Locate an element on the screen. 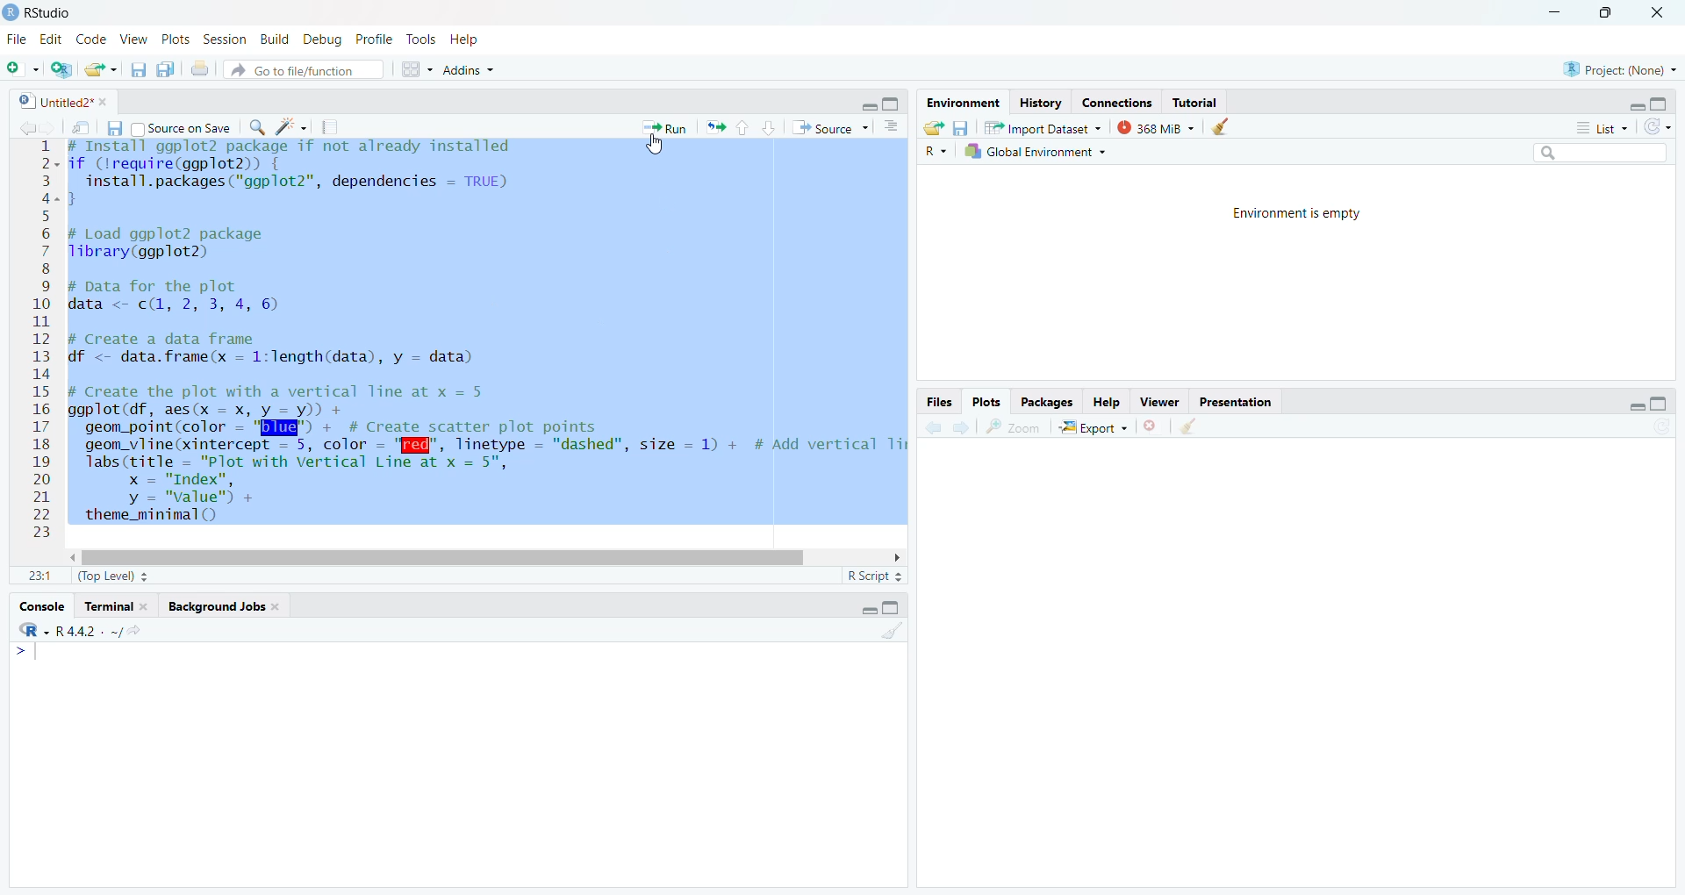 This screenshot has width=1685, height=895. export is located at coordinates (715, 128).